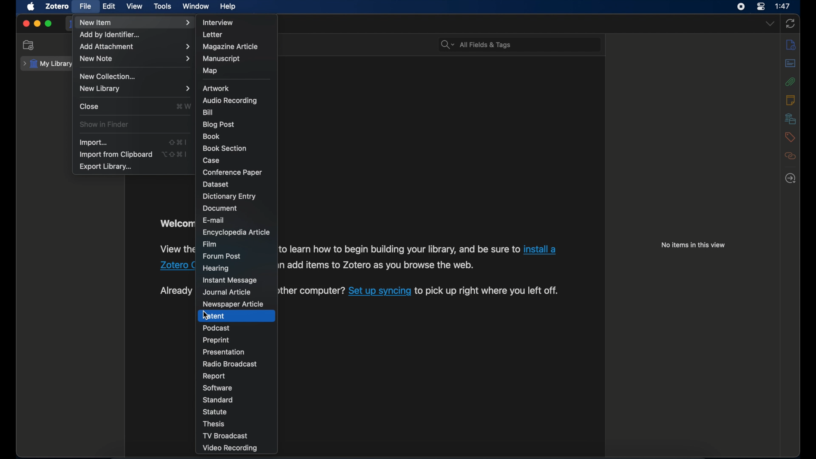  Describe the element at coordinates (178, 142) in the screenshot. I see `shift + command + I` at that location.